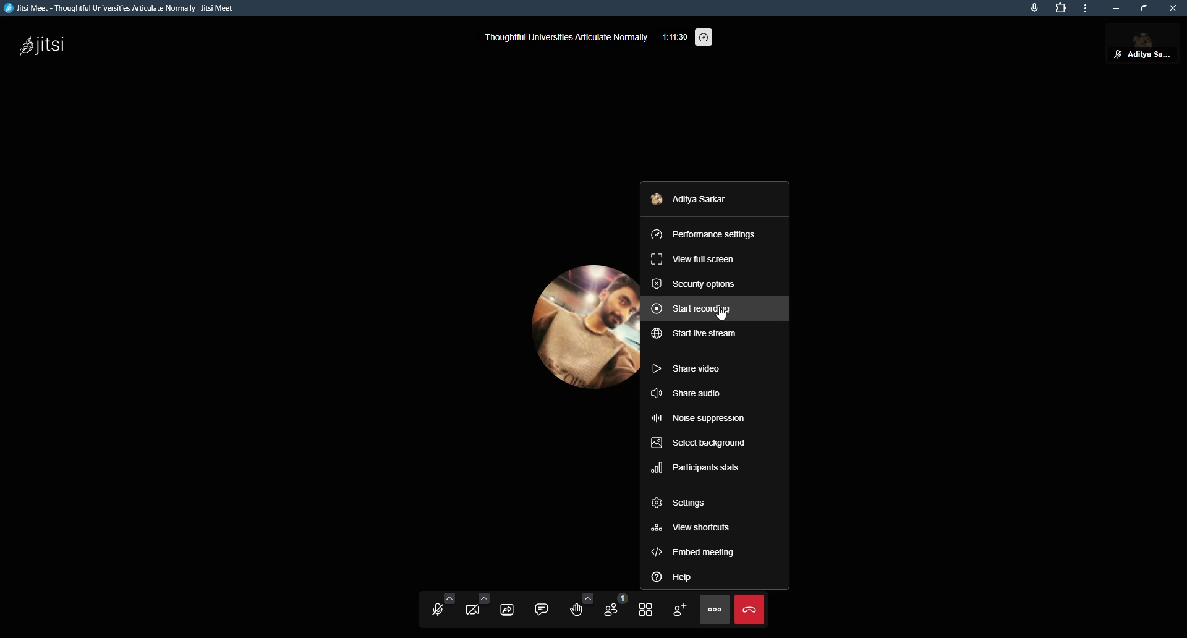  Describe the element at coordinates (707, 34) in the screenshot. I see `performance settings` at that location.